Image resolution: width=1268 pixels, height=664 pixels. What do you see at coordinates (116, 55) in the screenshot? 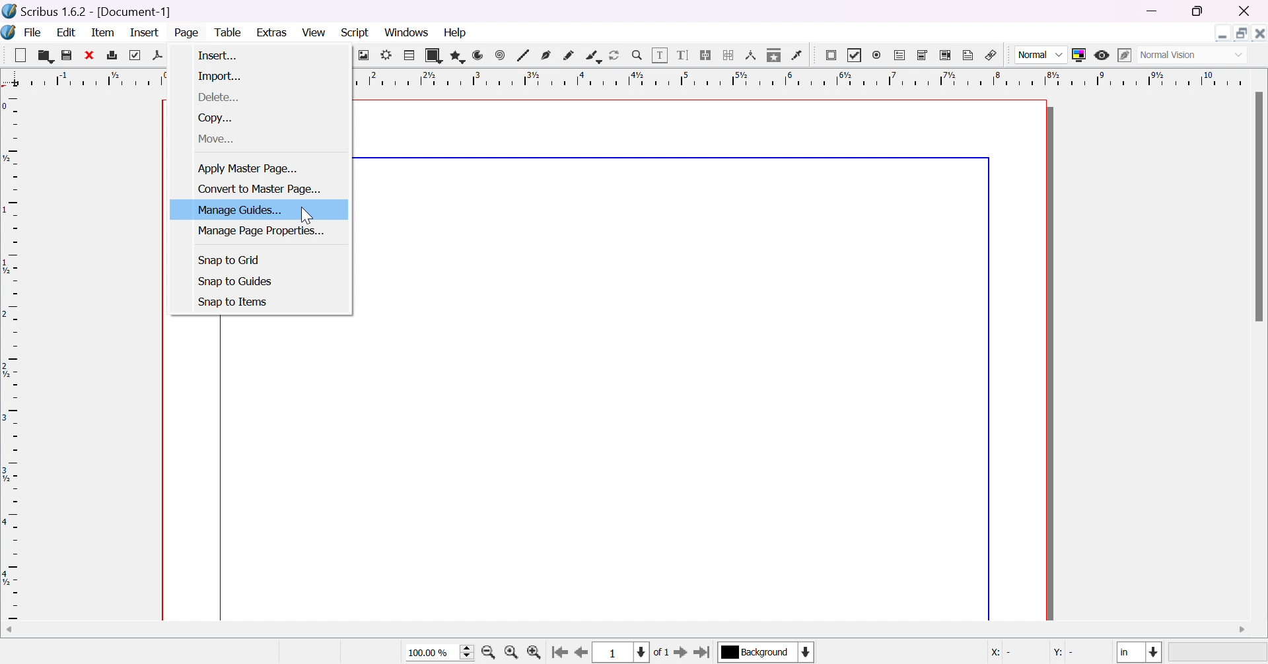
I see `print` at bounding box center [116, 55].